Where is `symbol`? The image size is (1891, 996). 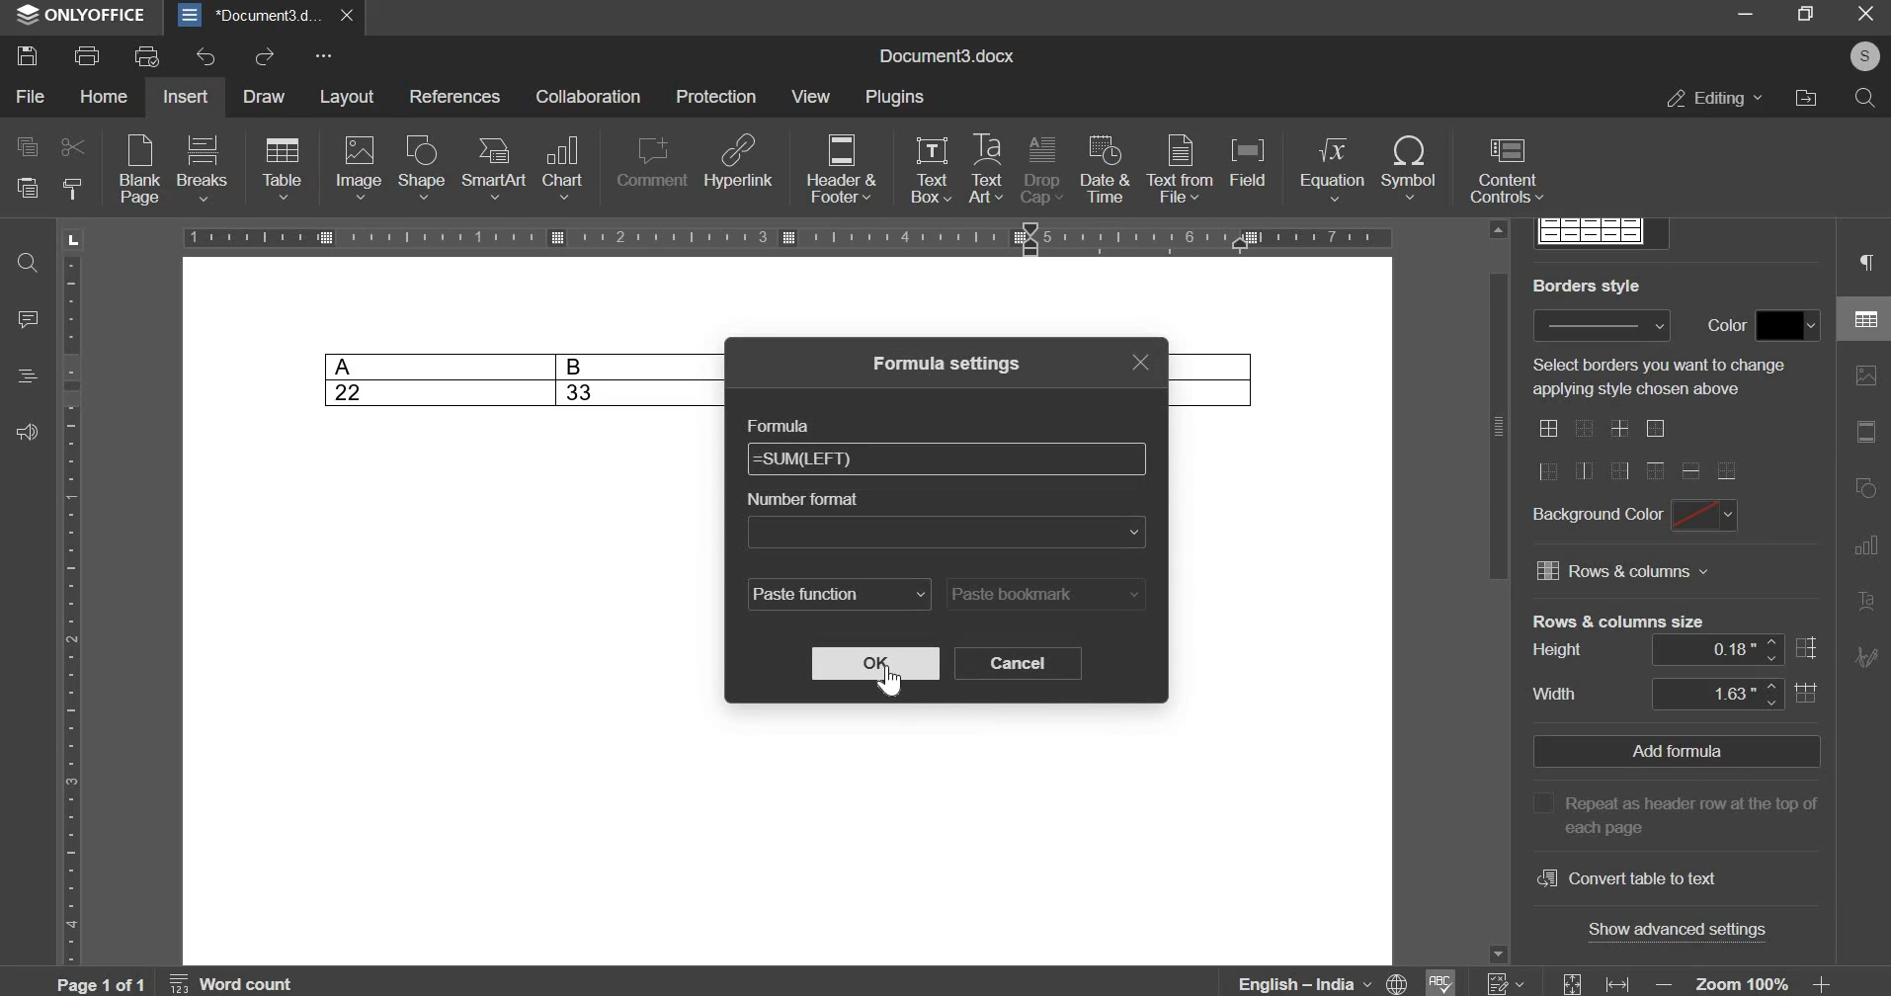 symbol is located at coordinates (1410, 168).